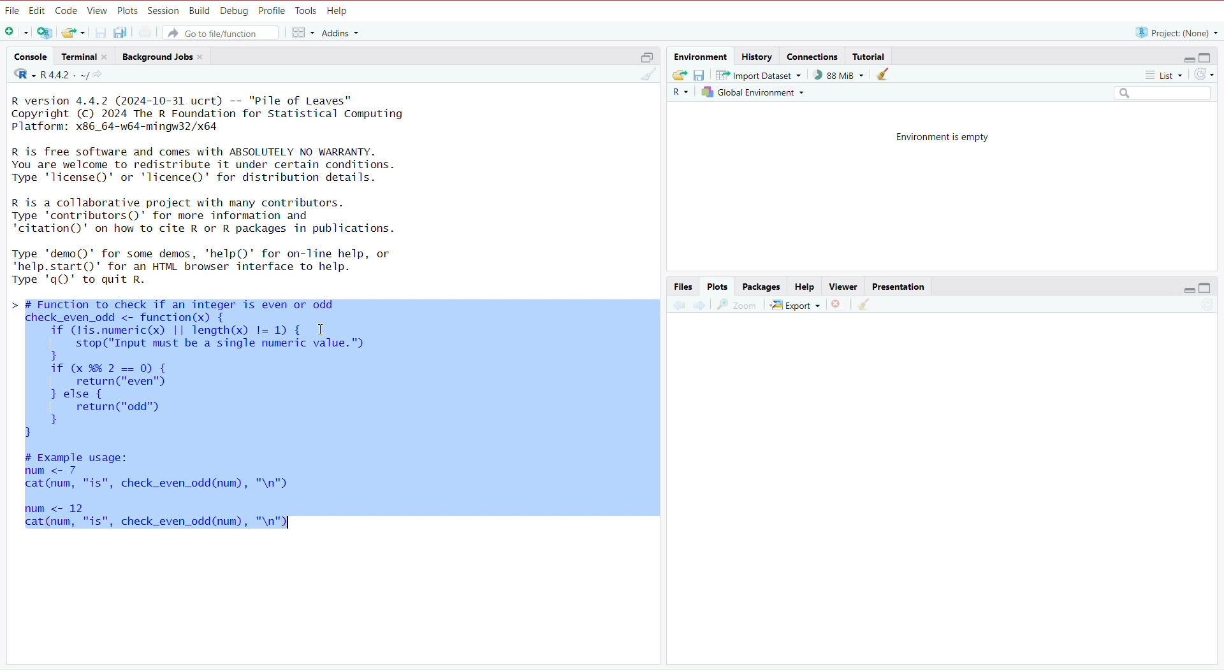 The height and width of the screenshot is (670, 1224). I want to click on terminal, so click(87, 57).